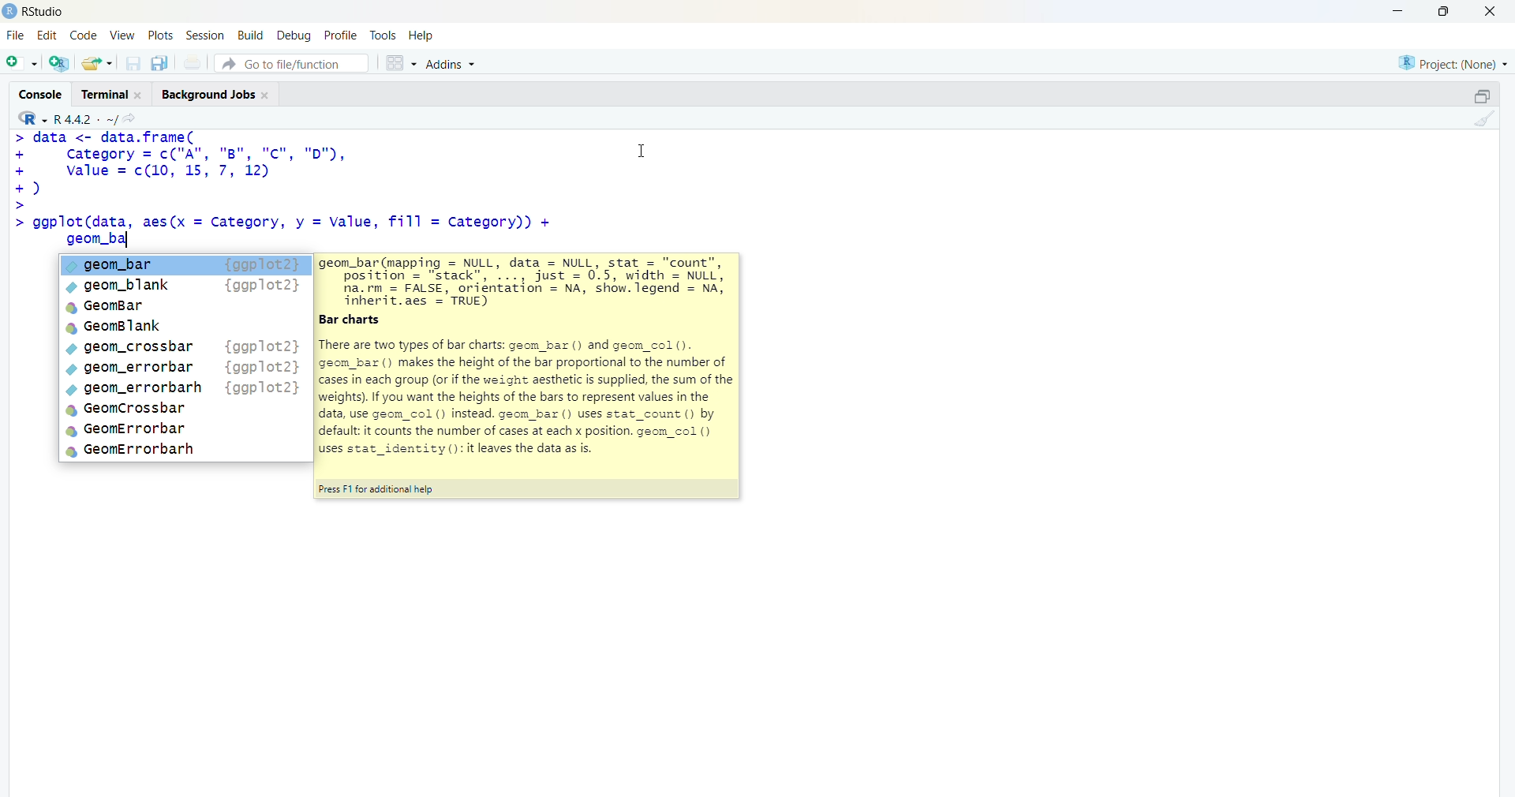 The height and width of the screenshot is (797, 1515). Describe the element at coordinates (163, 36) in the screenshot. I see `plots` at that location.